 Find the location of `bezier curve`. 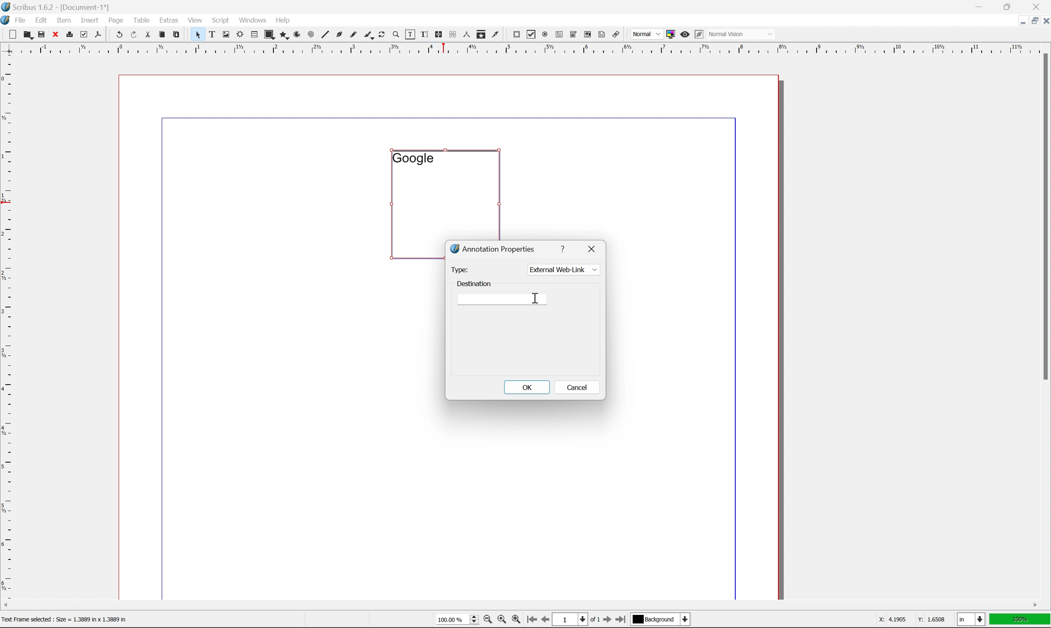

bezier curve is located at coordinates (339, 35).